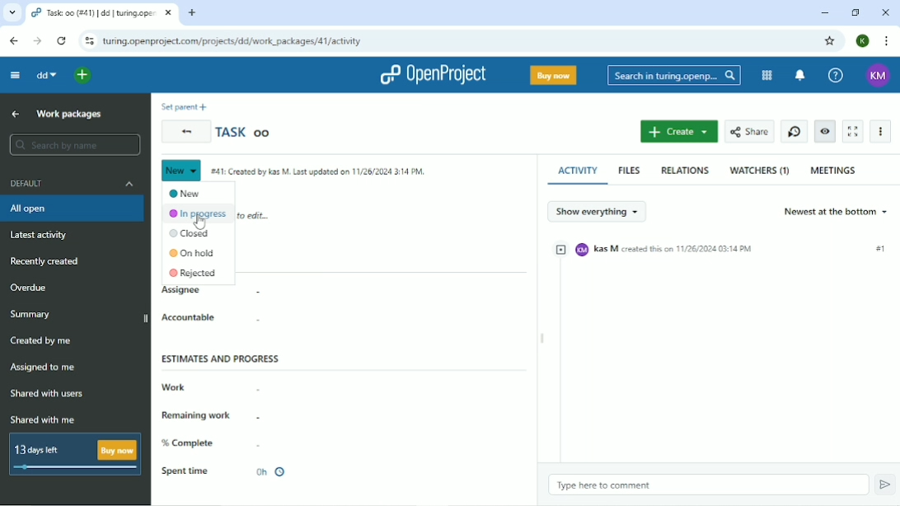 The height and width of the screenshot is (506, 900). Describe the element at coordinates (882, 130) in the screenshot. I see `More` at that location.